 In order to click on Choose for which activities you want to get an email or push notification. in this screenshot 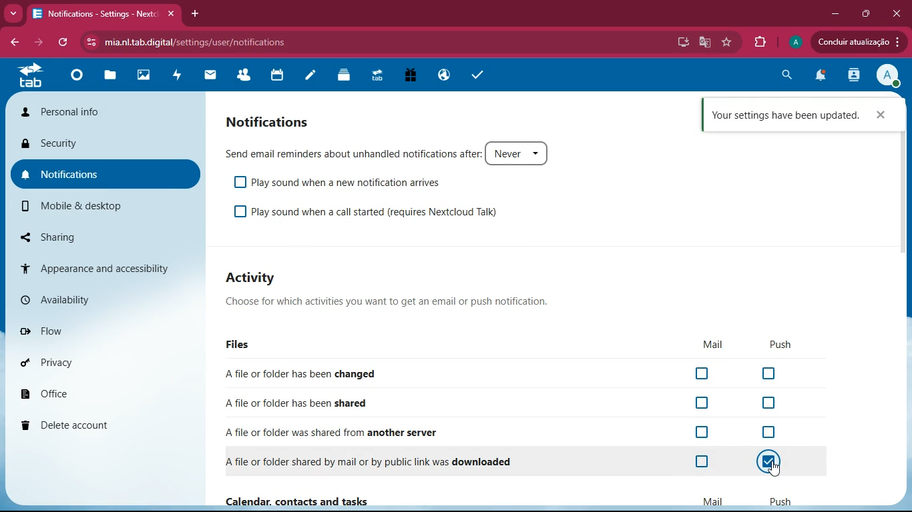, I will do `click(395, 303)`.